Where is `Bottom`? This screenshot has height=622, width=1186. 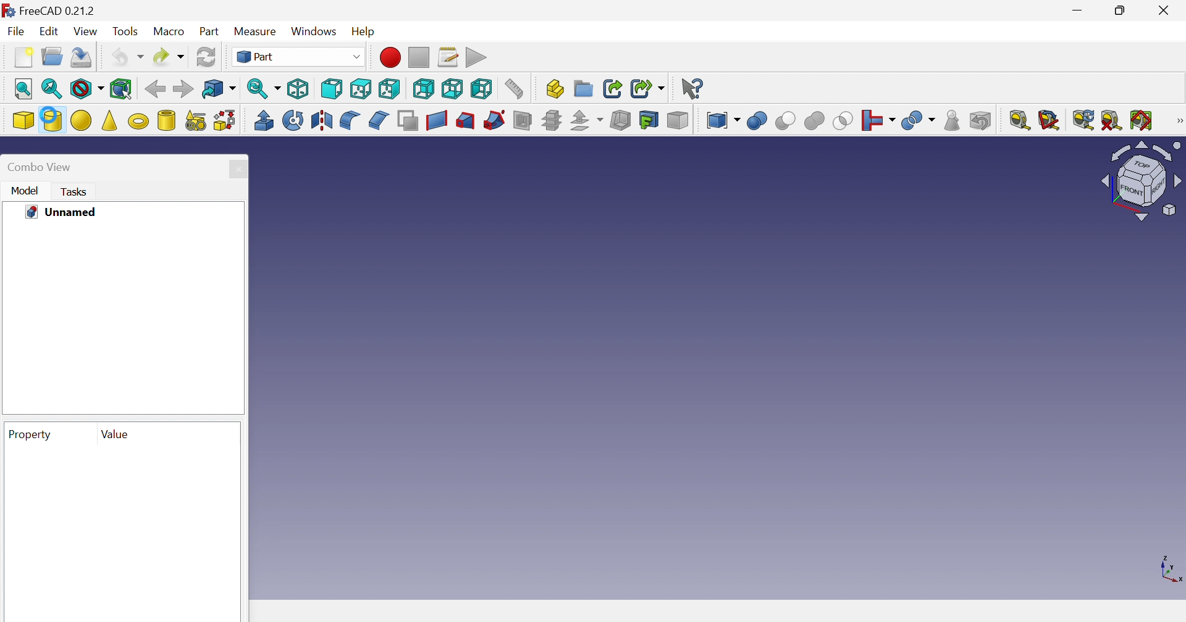
Bottom is located at coordinates (452, 90).